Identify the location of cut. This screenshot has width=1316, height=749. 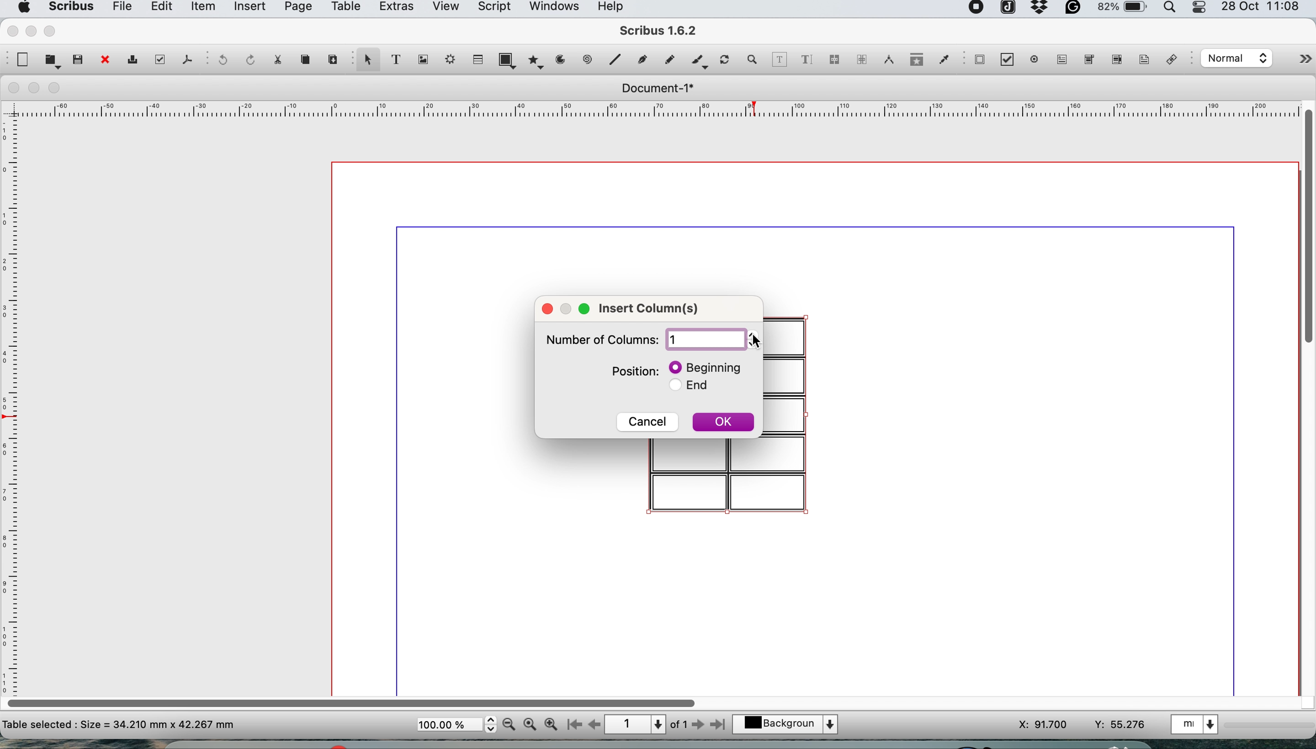
(277, 59).